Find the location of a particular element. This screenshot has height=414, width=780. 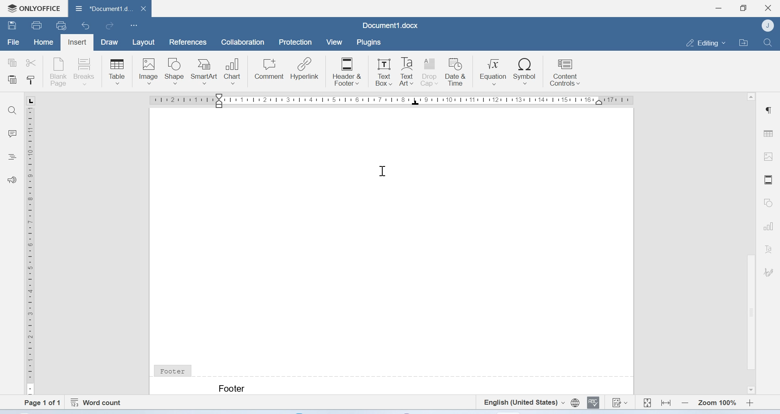

Header and footer is located at coordinates (768, 180).